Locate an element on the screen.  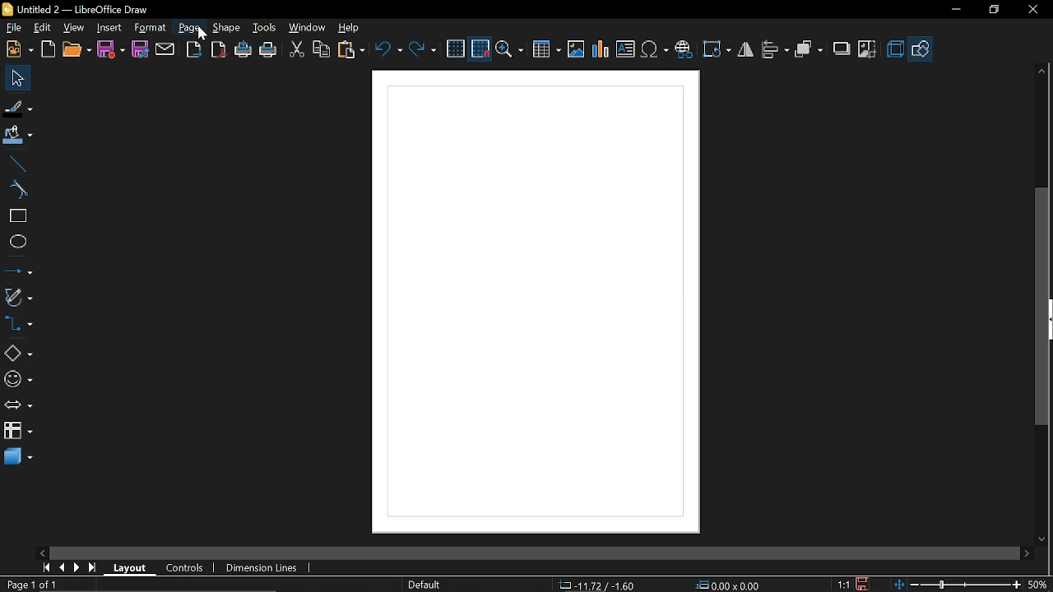
Copy is located at coordinates (322, 51).